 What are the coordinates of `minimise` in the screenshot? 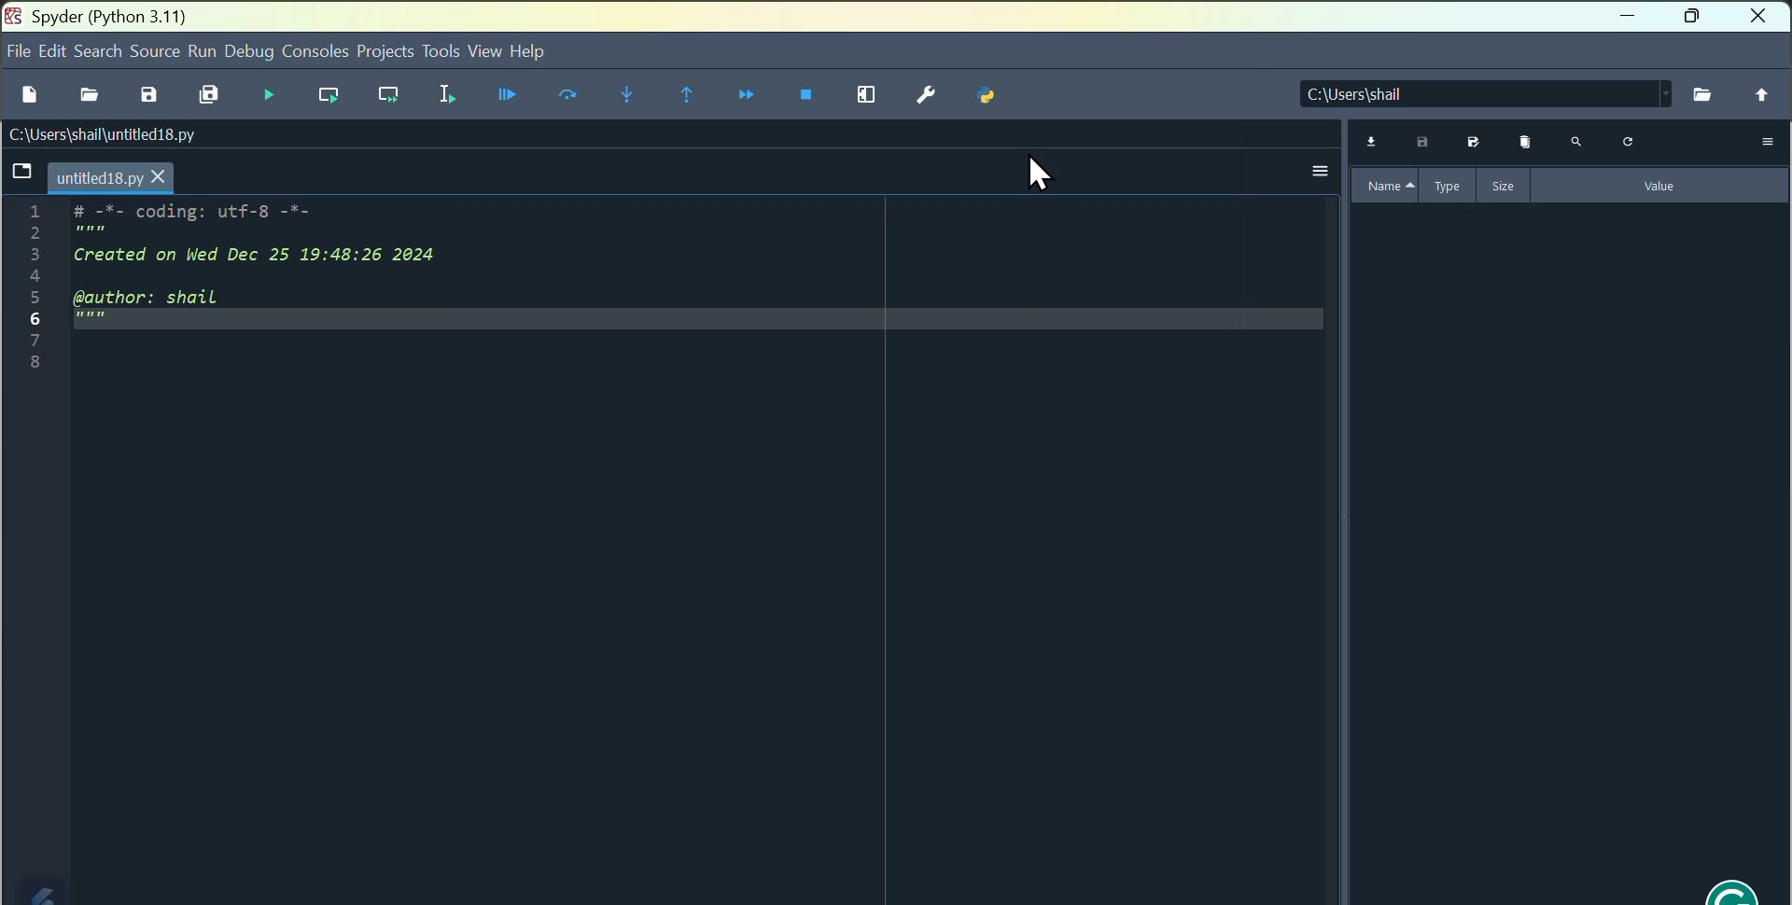 It's located at (1629, 20).